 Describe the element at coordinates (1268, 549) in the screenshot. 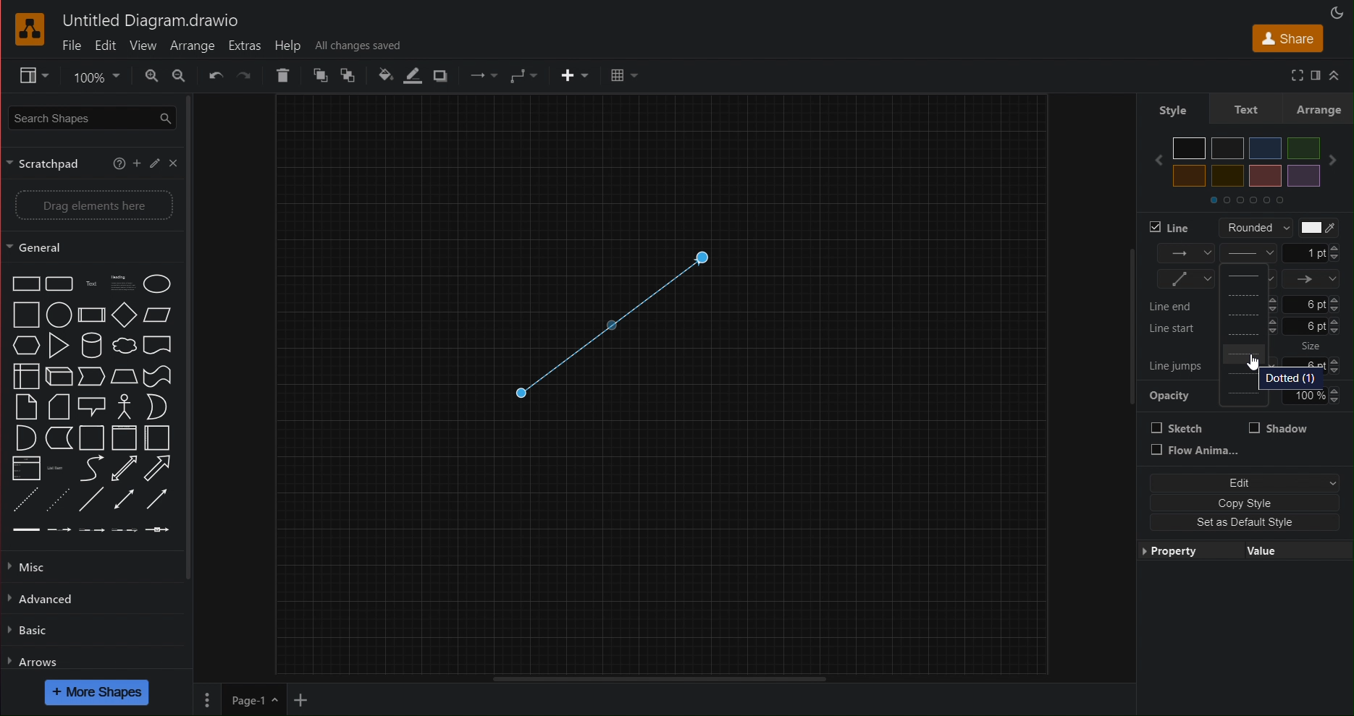

I see `Value` at that location.